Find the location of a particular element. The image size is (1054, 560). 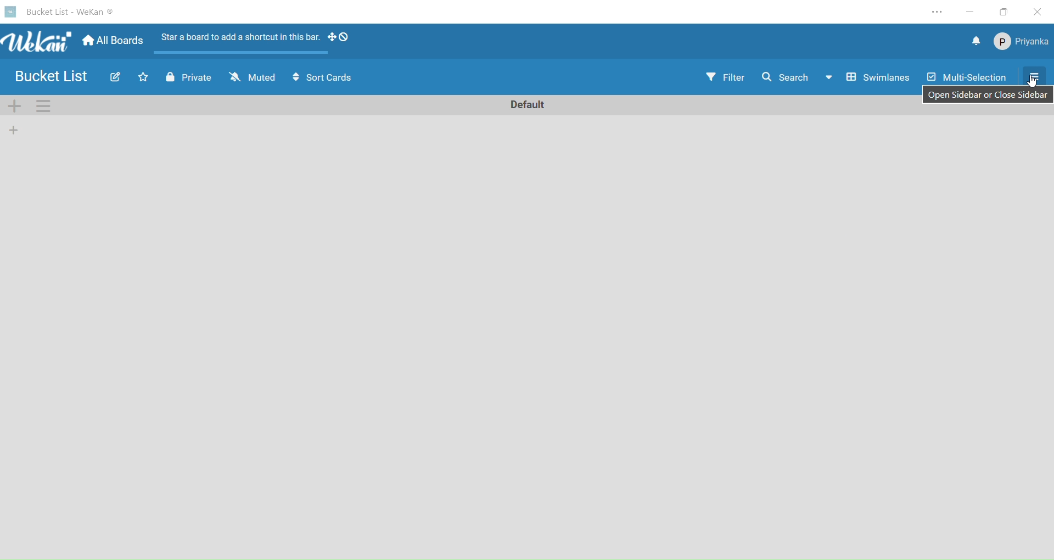

filter is located at coordinates (724, 77).